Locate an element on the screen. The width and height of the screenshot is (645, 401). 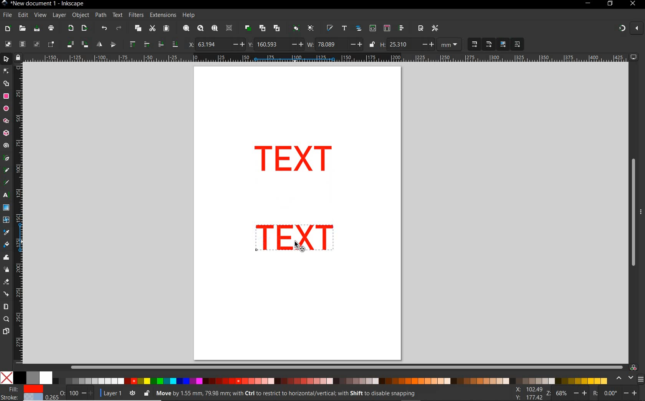
More  is located at coordinates (641, 215).